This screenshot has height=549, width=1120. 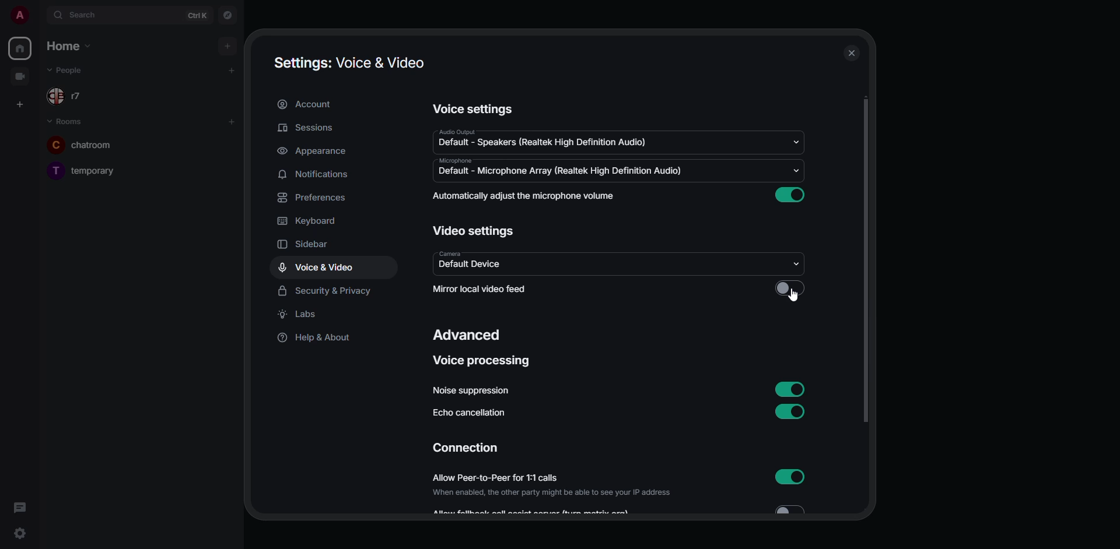 What do you see at coordinates (790, 388) in the screenshot?
I see `enabled` at bounding box center [790, 388].